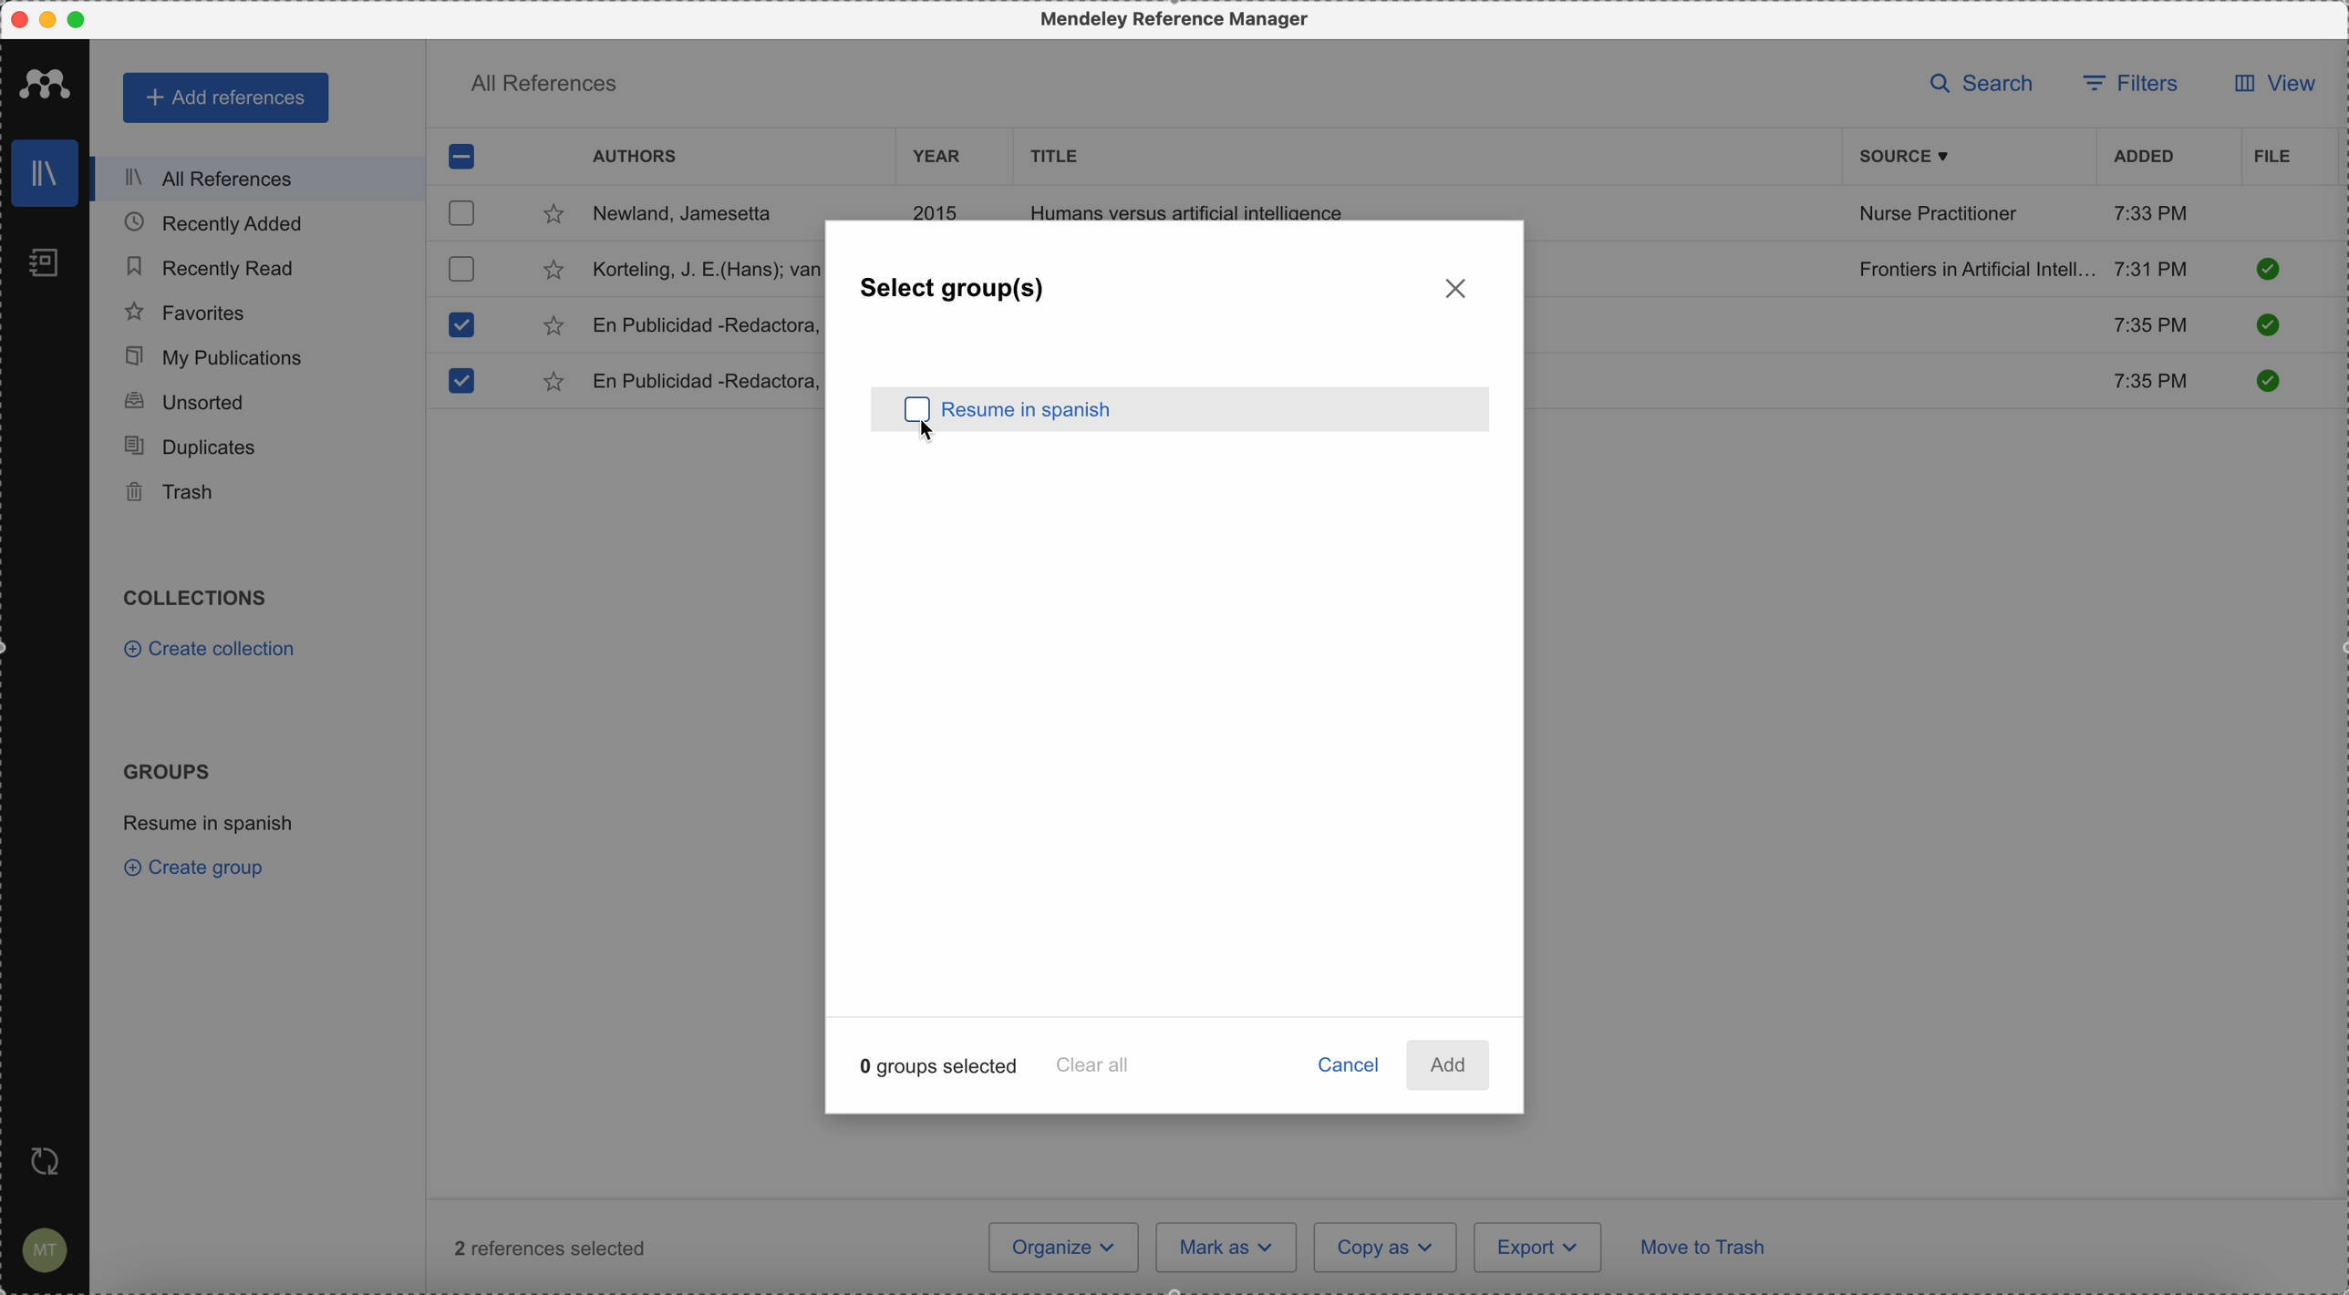 This screenshot has width=2349, height=1295. What do you see at coordinates (214, 652) in the screenshot?
I see `create collection` at bounding box center [214, 652].